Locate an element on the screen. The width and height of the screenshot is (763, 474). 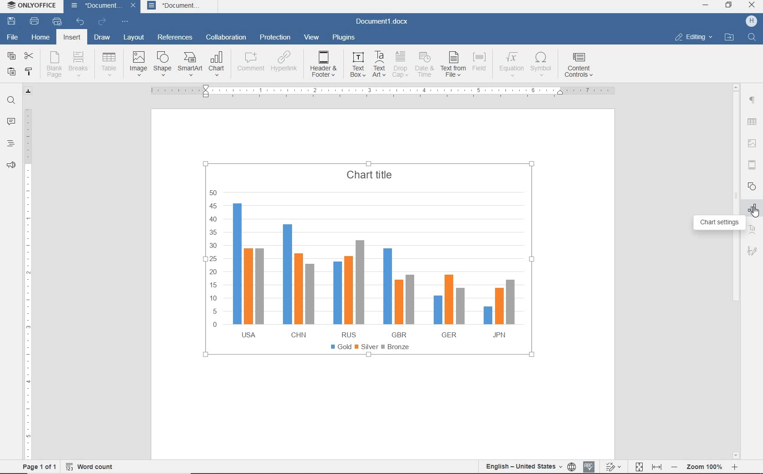
chart is located at coordinates (753, 208).